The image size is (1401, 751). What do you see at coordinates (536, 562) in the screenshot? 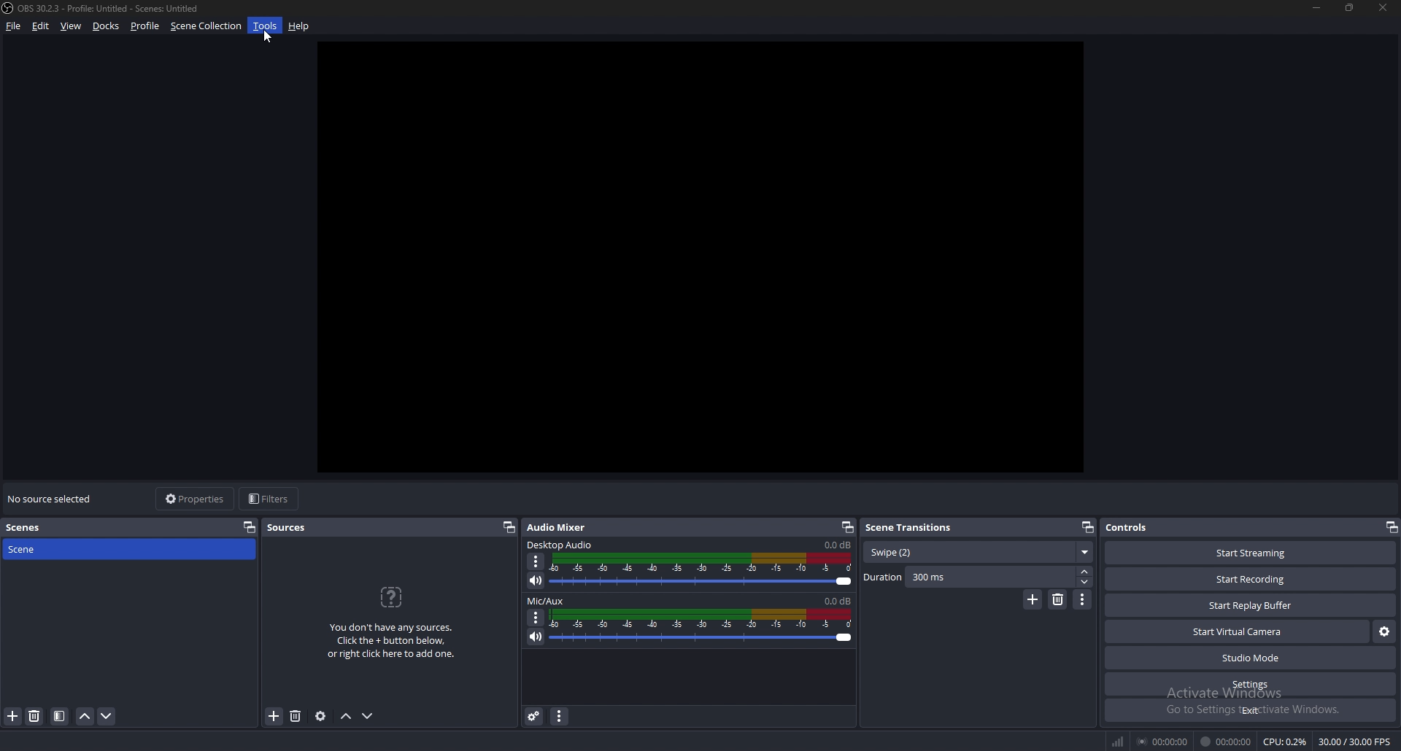
I see `options` at bounding box center [536, 562].